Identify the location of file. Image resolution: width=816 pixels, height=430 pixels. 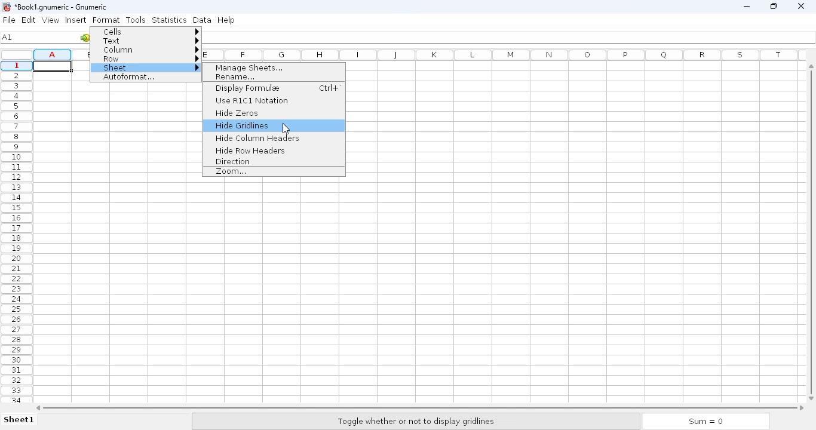
(9, 20).